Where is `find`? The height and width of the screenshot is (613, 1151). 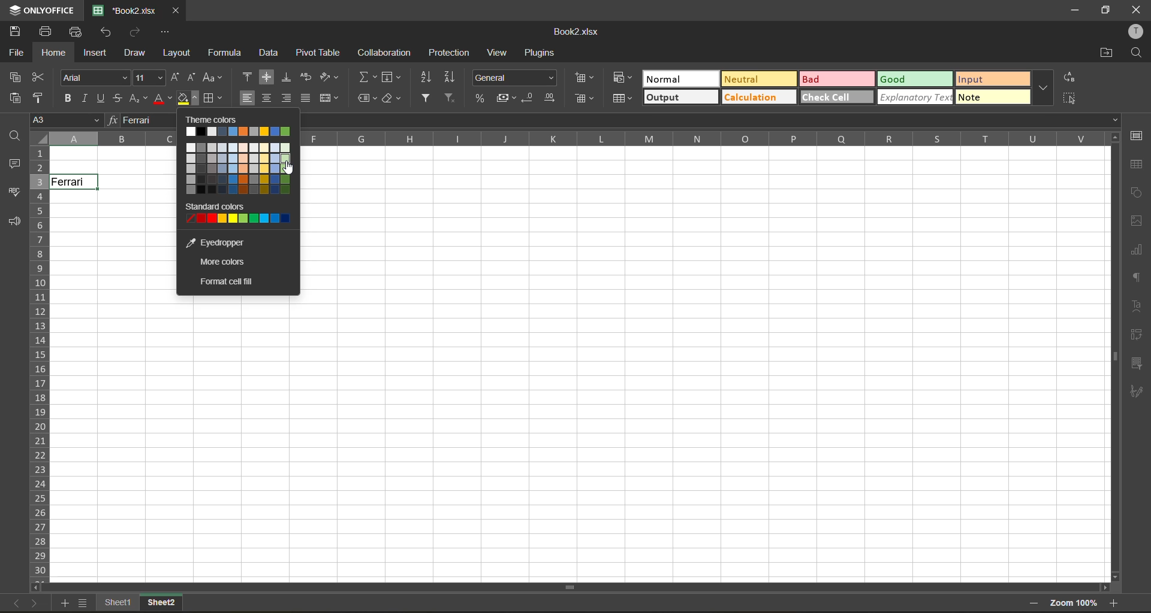 find is located at coordinates (15, 135).